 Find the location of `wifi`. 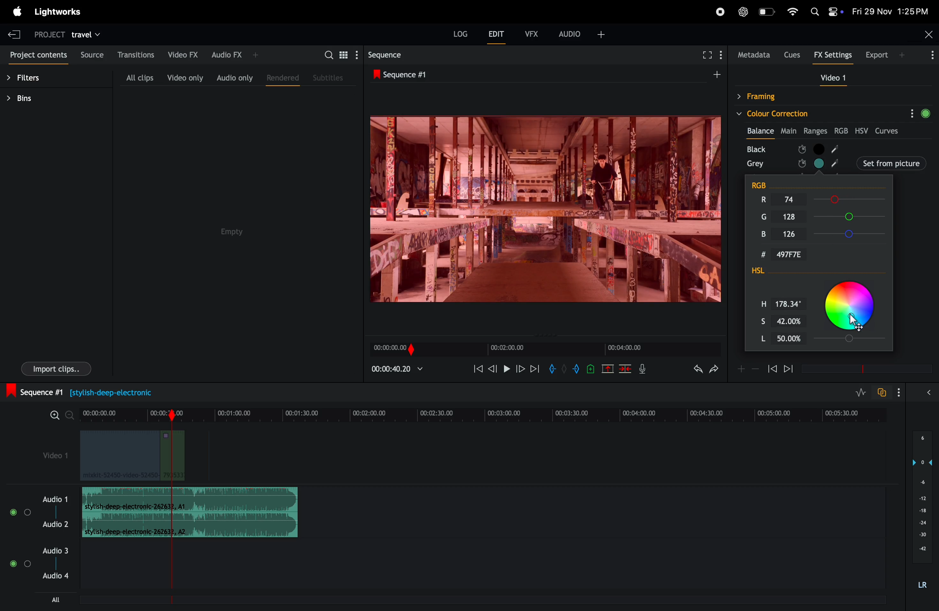

wifi is located at coordinates (793, 12).